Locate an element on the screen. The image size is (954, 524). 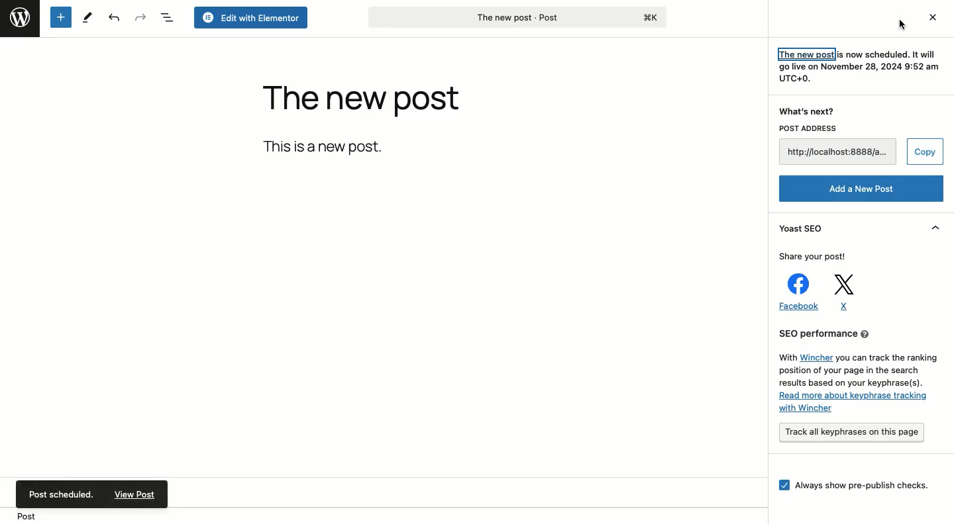
Wincher is located at coordinates (817, 357).